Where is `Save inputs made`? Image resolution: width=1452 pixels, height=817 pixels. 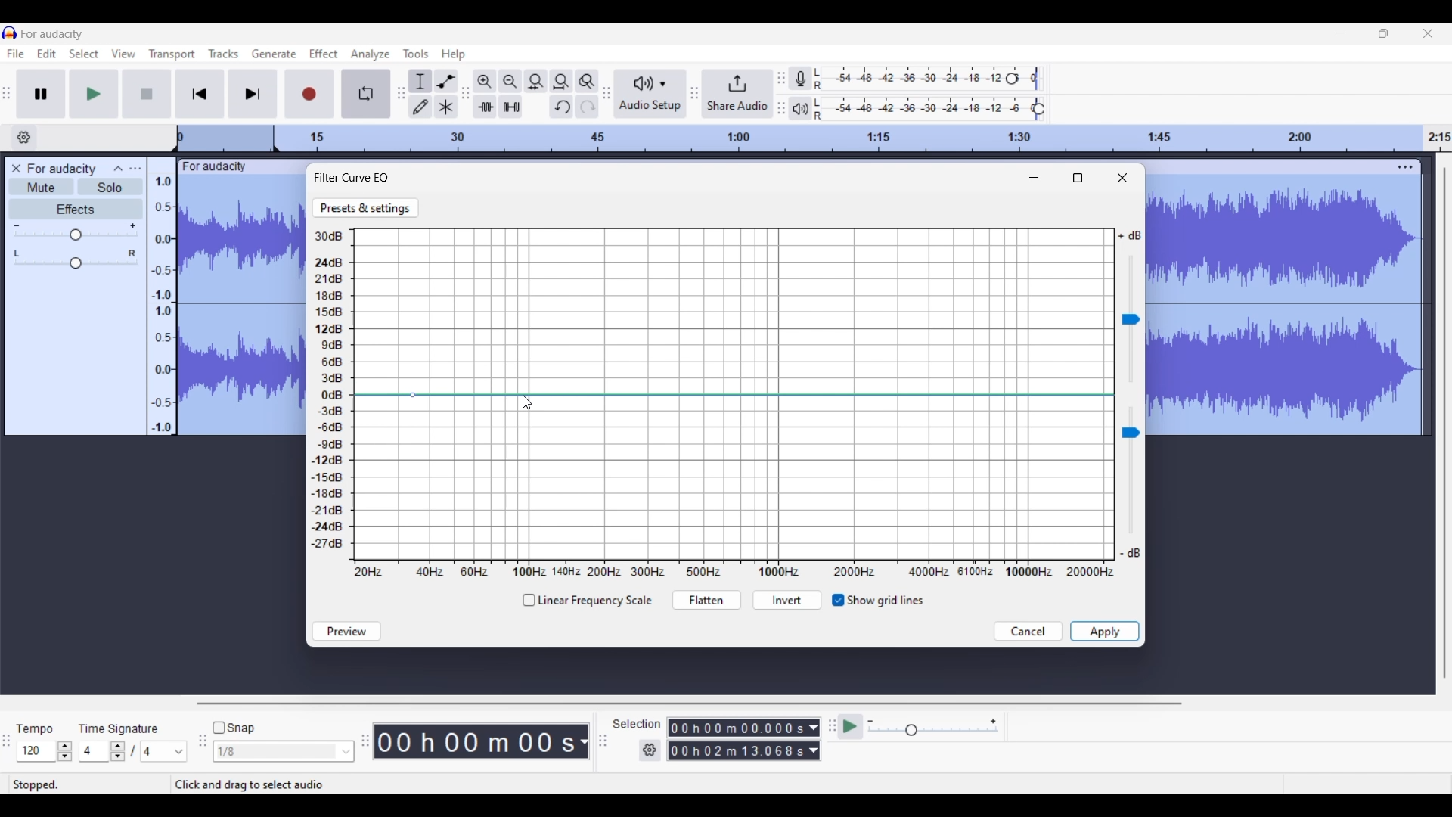
Save inputs made is located at coordinates (1105, 632).